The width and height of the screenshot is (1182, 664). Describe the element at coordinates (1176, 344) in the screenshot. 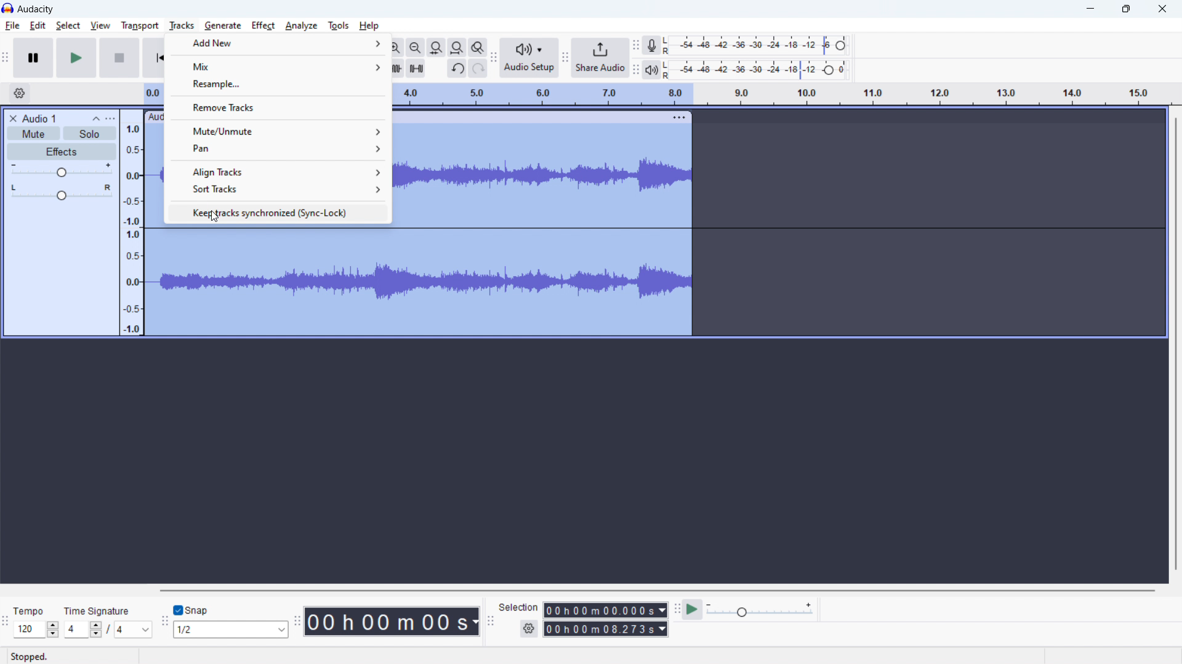

I see `vertical scrollbar` at that location.